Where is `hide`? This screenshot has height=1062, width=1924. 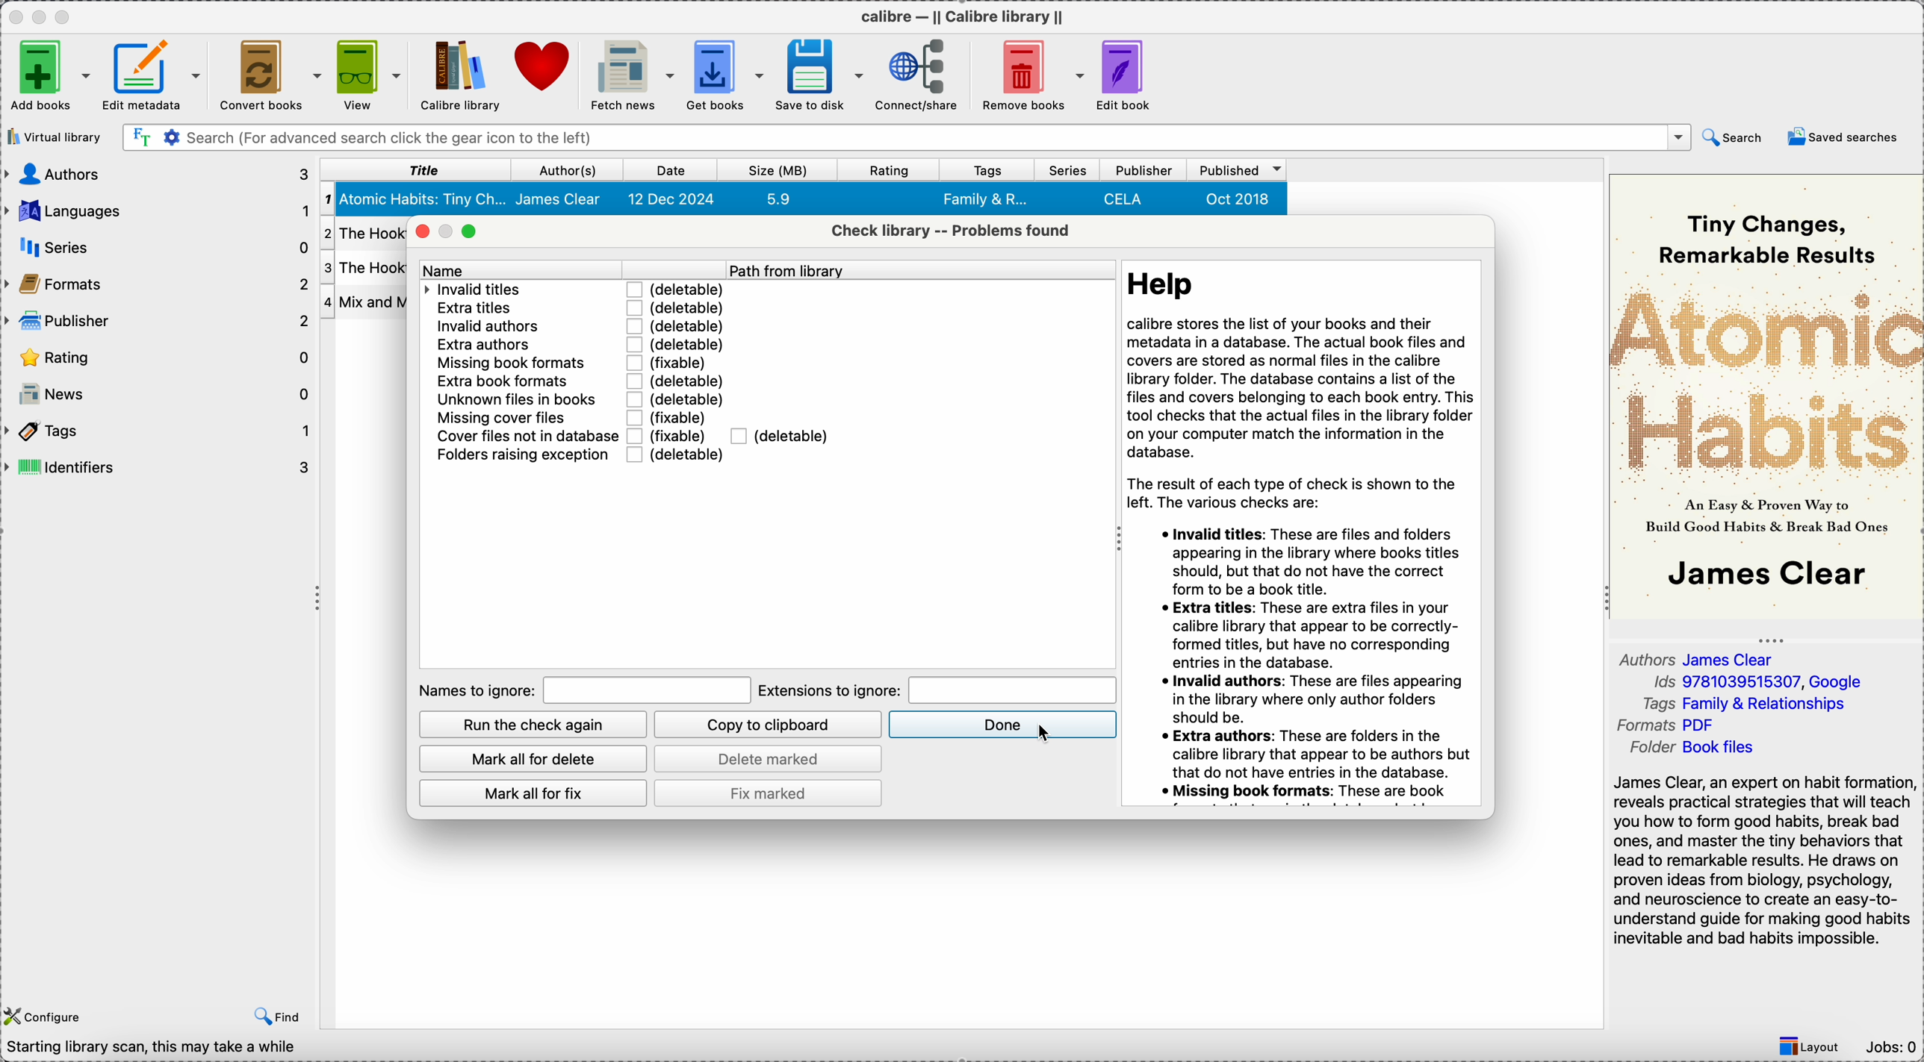 hide is located at coordinates (315, 599).